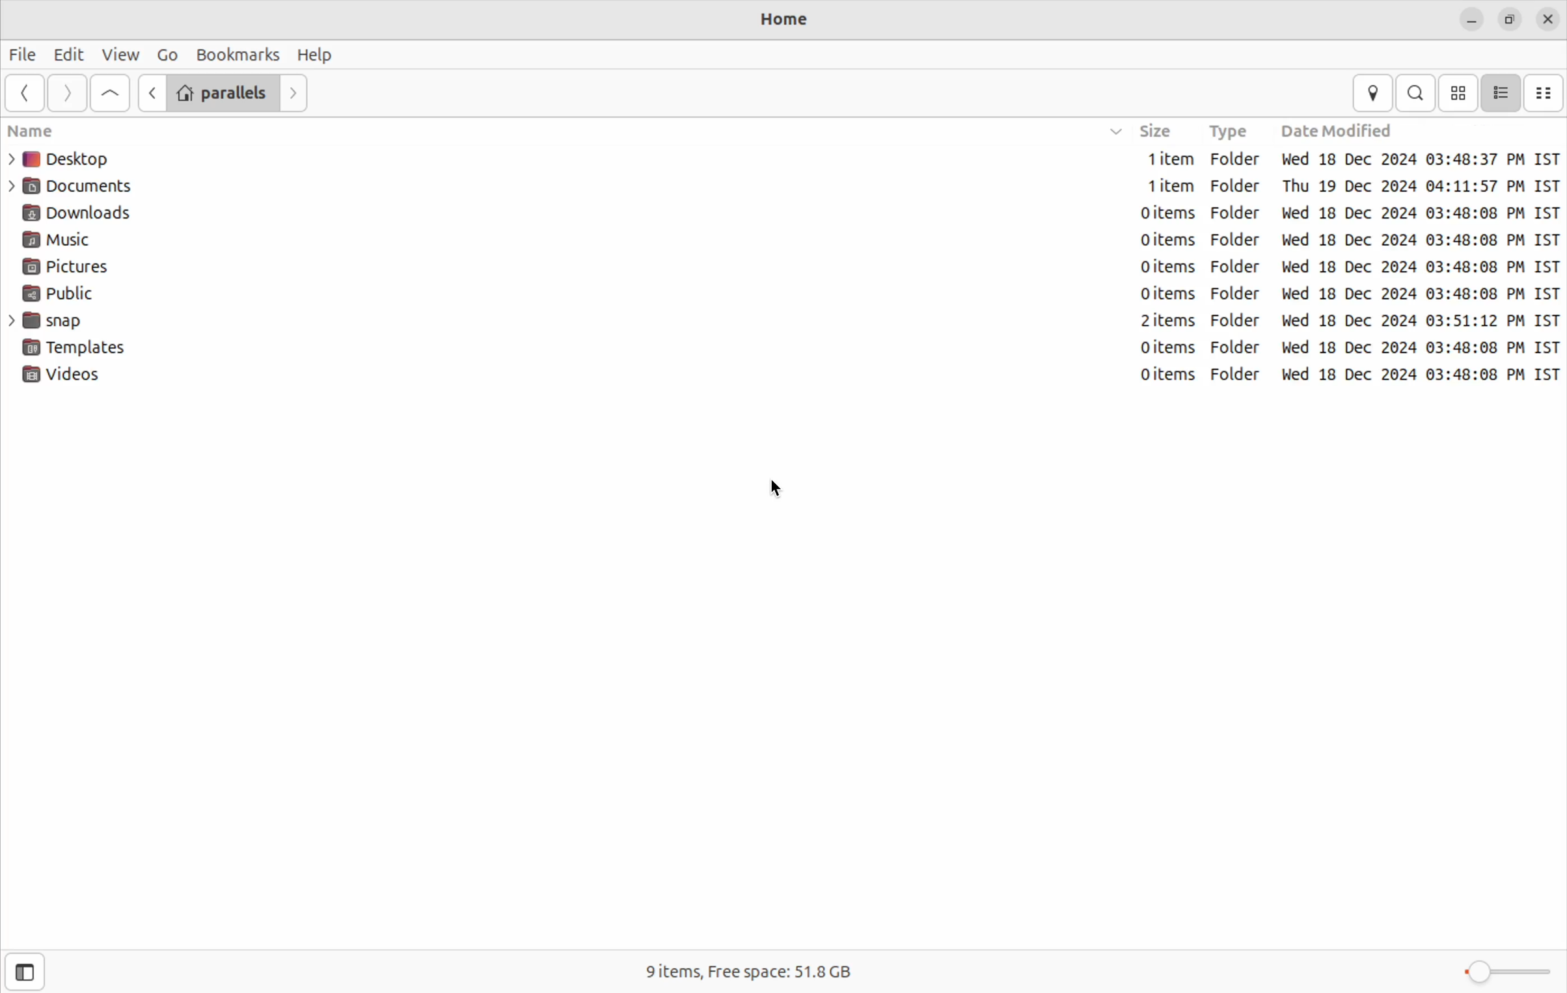 This screenshot has height=993, width=1567. Describe the element at coordinates (1141, 131) in the screenshot. I see `Size` at that location.